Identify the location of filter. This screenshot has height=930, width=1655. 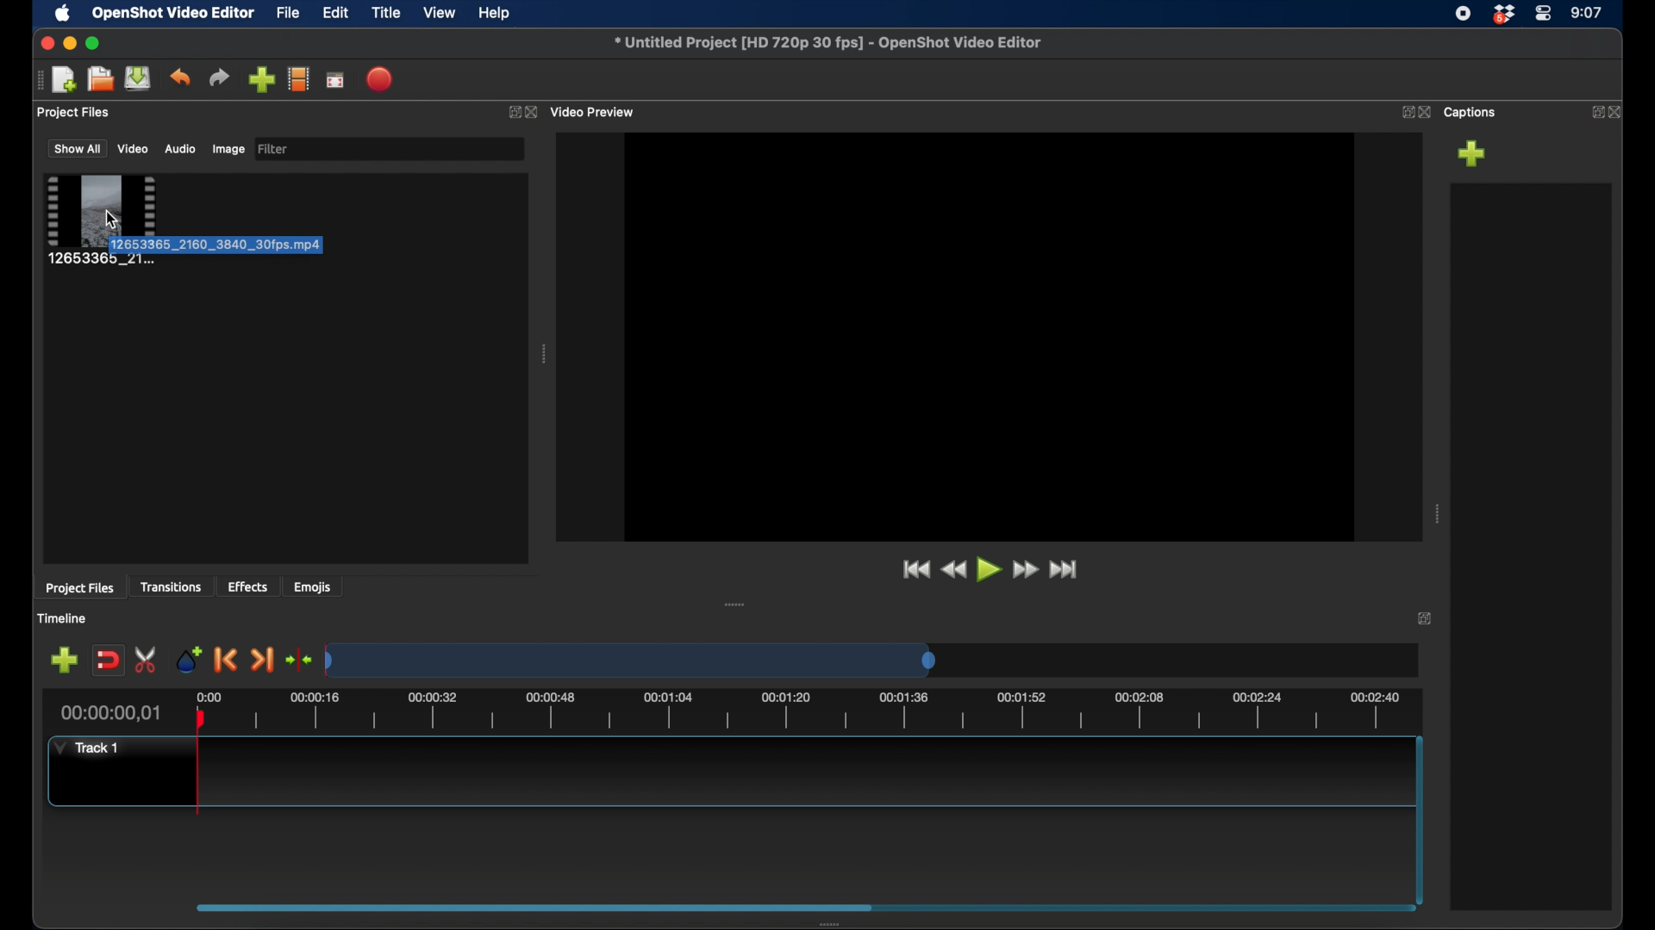
(274, 148).